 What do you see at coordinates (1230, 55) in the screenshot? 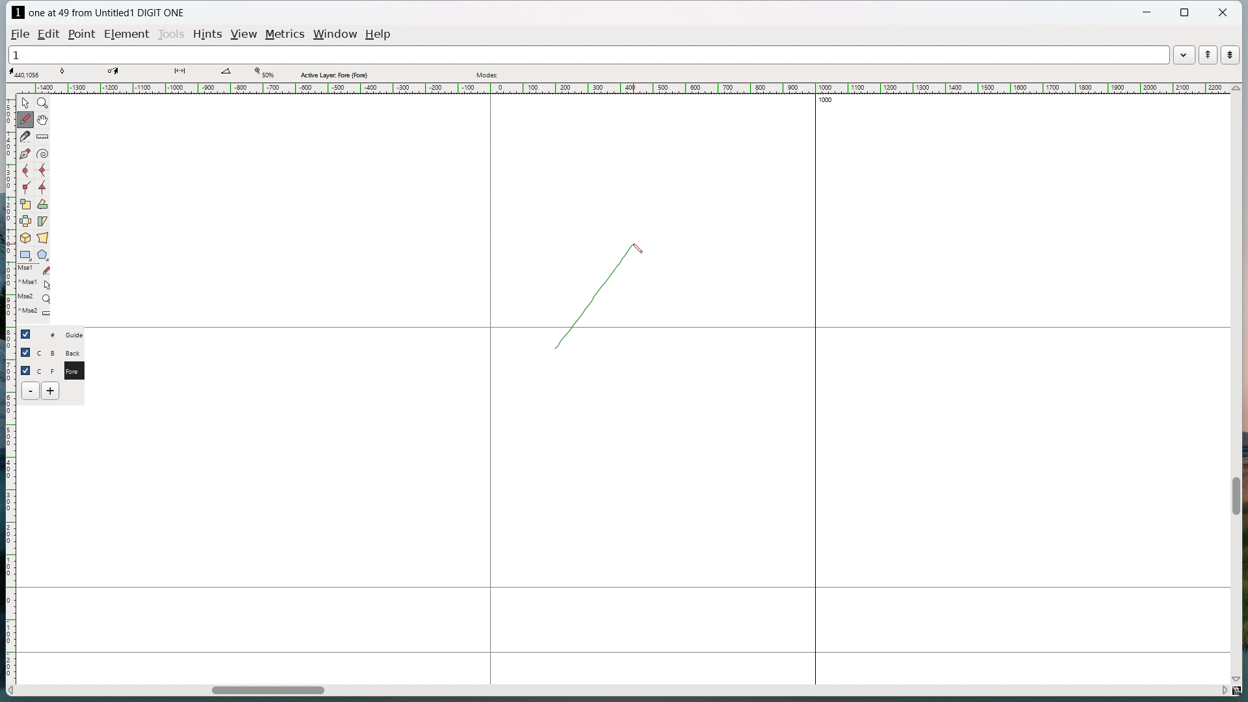
I see `show the next word in the word list` at bounding box center [1230, 55].